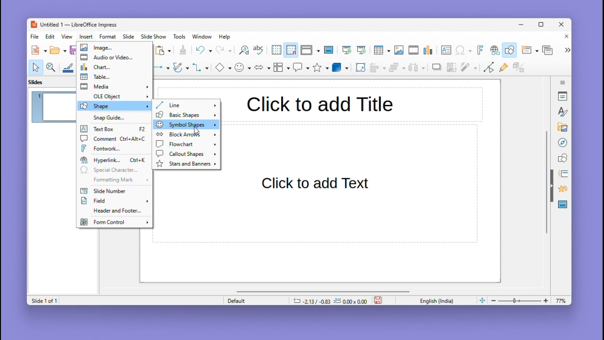 This screenshot has width=604, height=340. What do you see at coordinates (522, 24) in the screenshot?
I see `Minimise` at bounding box center [522, 24].